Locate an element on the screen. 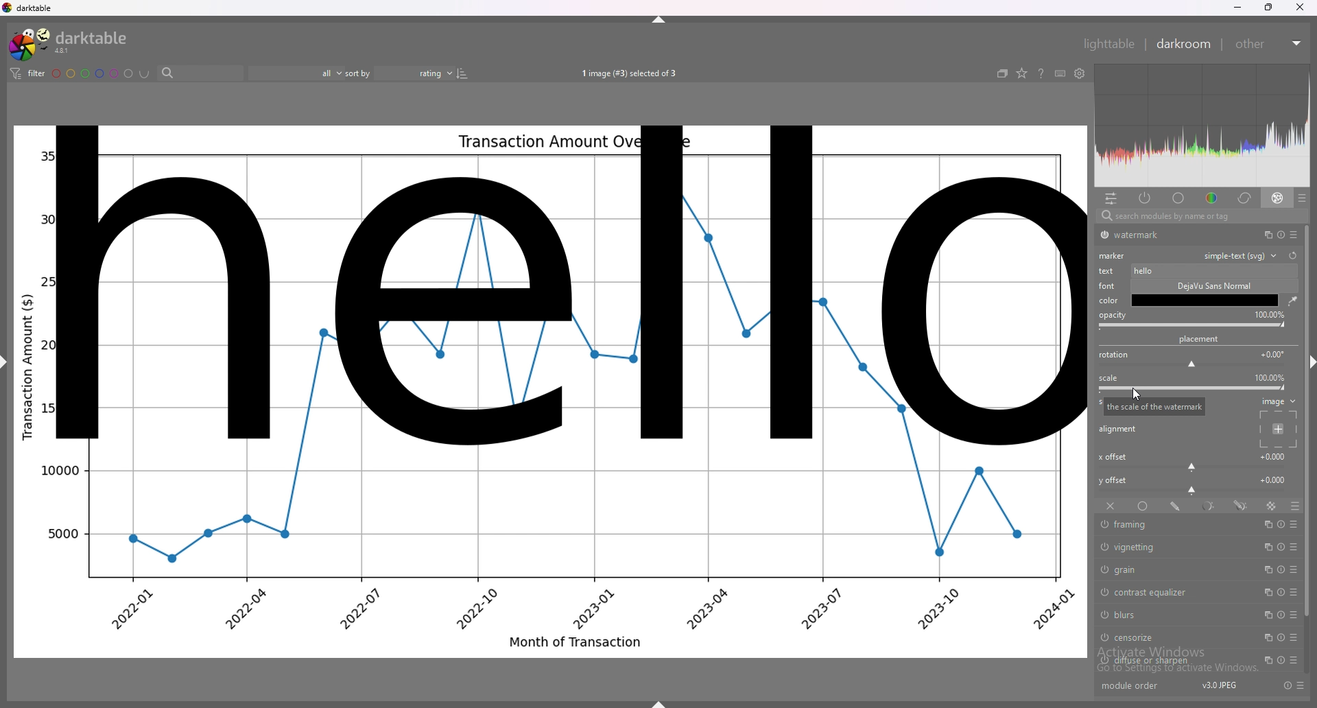  reset is located at coordinates (1293, 256).